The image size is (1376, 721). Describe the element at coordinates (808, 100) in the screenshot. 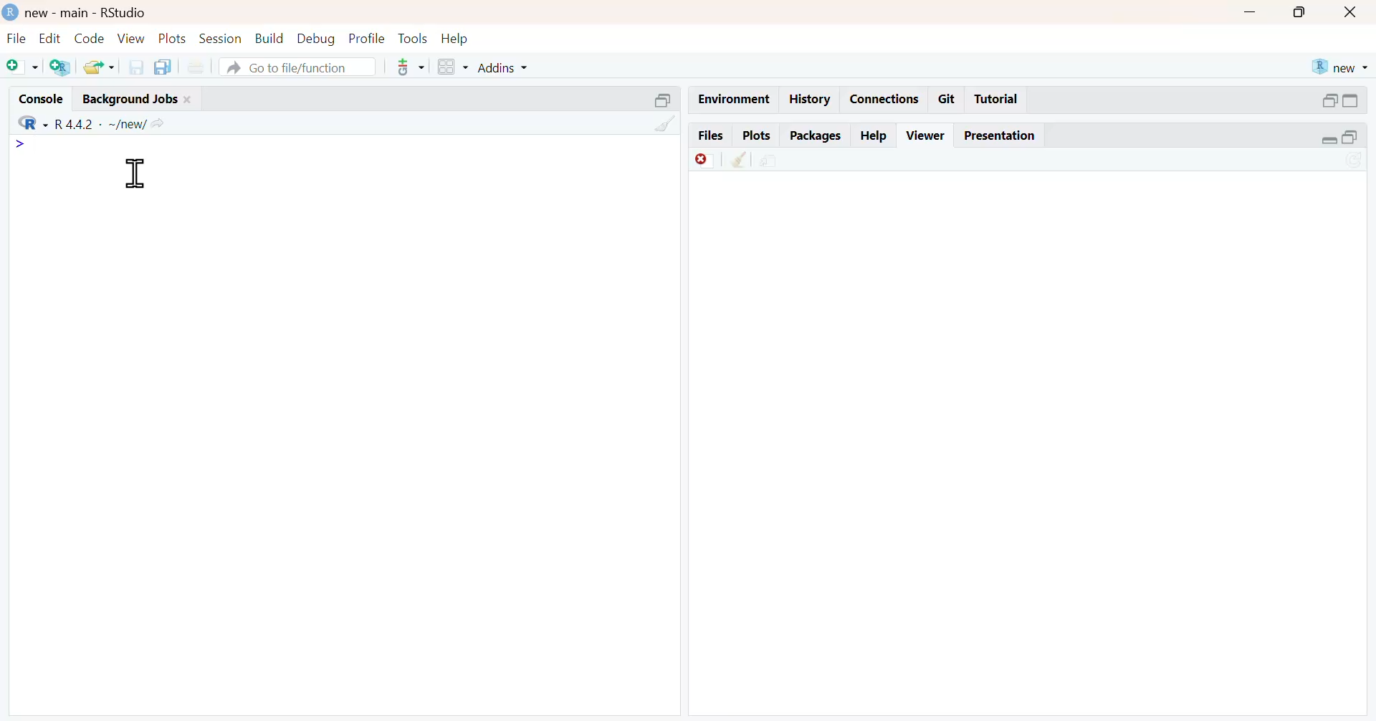

I see `history` at that location.